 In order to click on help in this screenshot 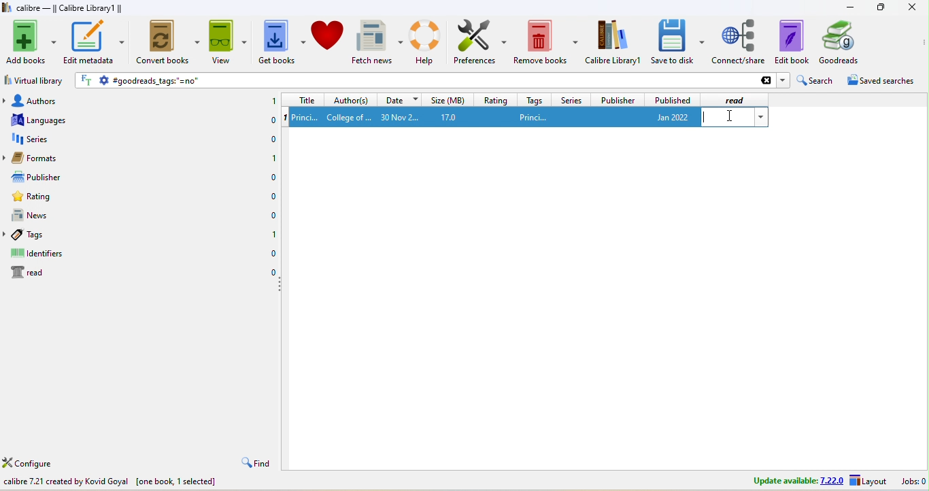, I will do `click(426, 43)`.